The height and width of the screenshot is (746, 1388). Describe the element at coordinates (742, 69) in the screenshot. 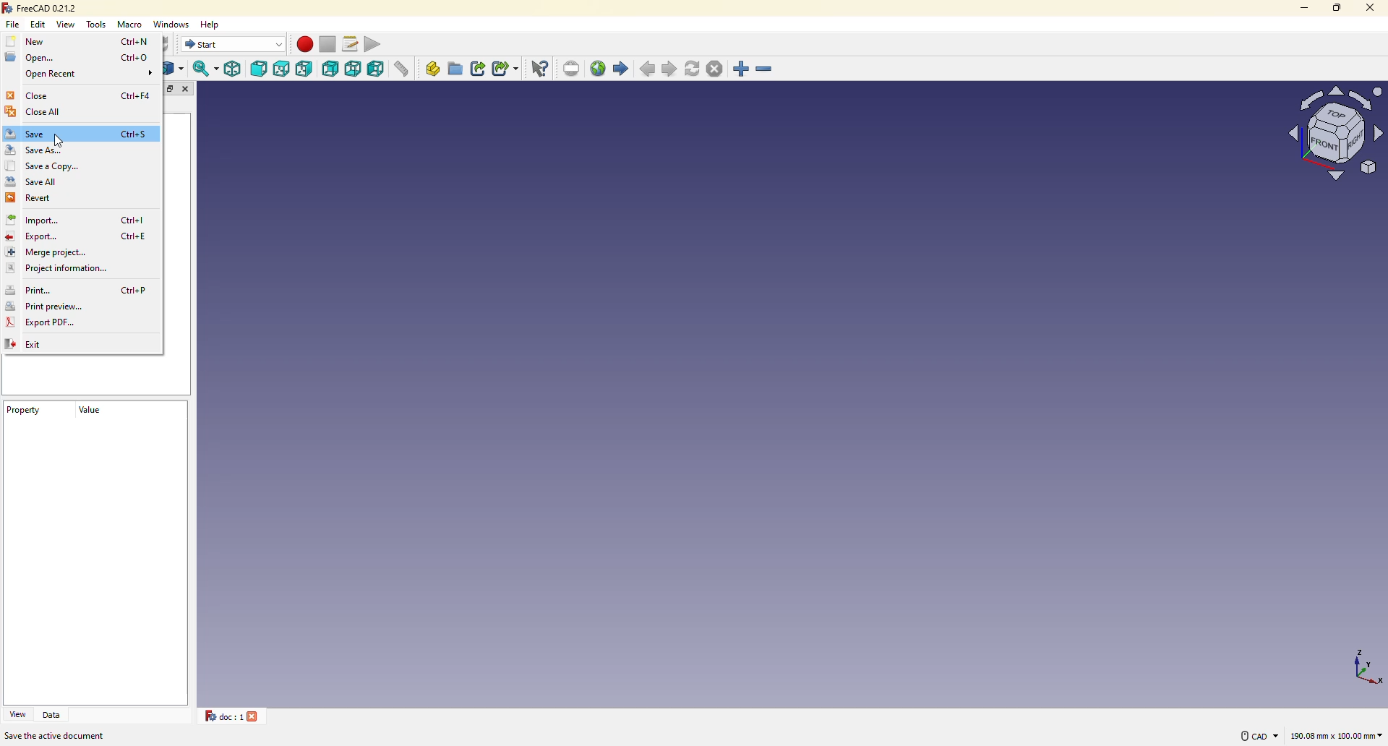

I see `zoom in` at that location.